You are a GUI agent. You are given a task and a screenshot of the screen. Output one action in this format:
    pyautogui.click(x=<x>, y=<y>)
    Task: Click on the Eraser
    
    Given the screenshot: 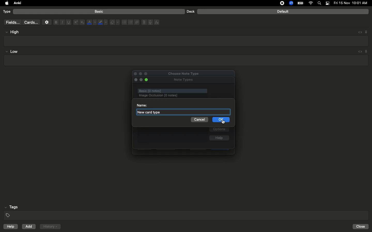 What is the action you would take?
    pyautogui.click(x=114, y=22)
    